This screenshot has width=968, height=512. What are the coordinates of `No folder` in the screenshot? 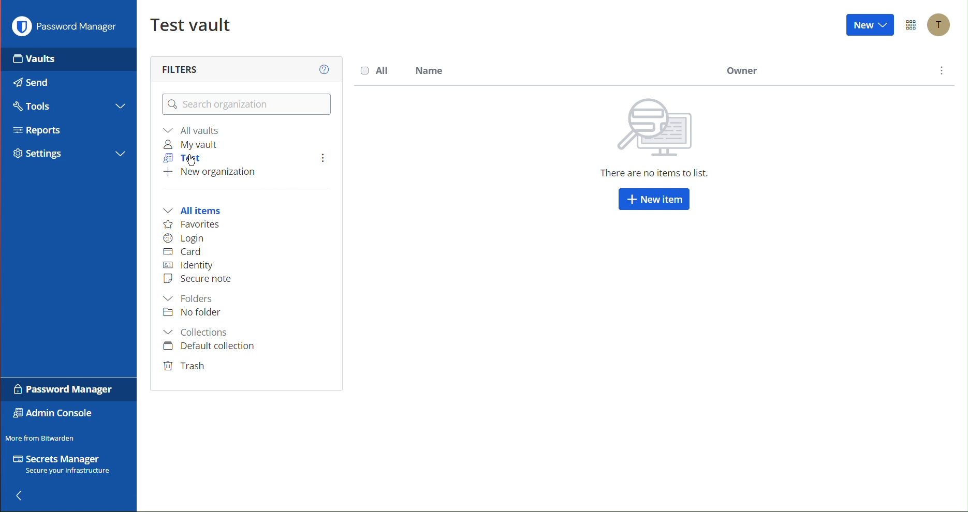 It's located at (192, 314).